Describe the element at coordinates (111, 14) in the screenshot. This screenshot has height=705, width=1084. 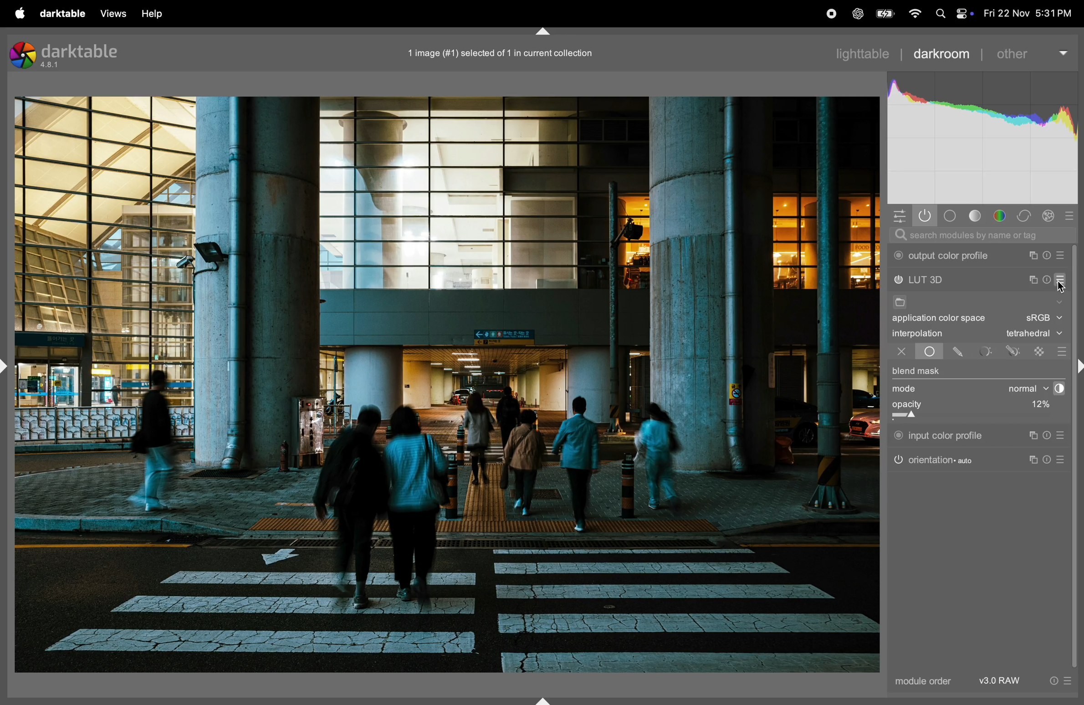
I see `views` at that location.